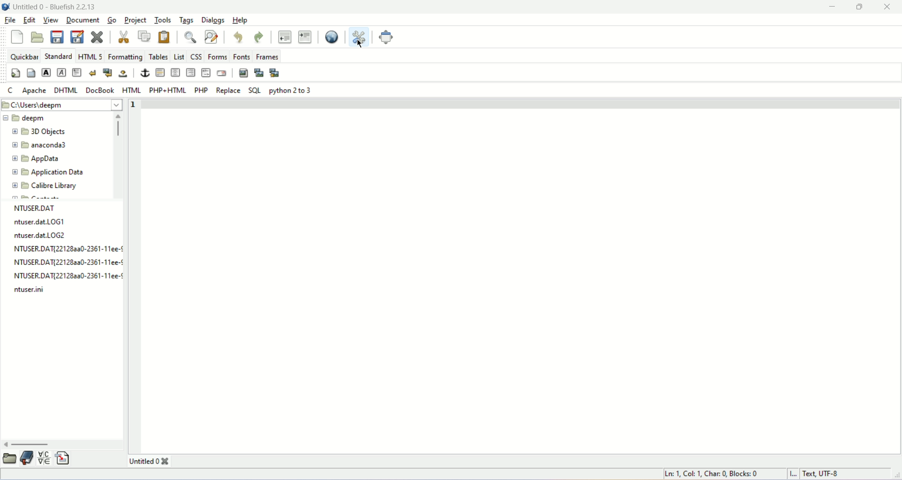 The height and width of the screenshot is (480, 902). Describe the element at coordinates (50, 132) in the screenshot. I see `3D Objects` at that location.